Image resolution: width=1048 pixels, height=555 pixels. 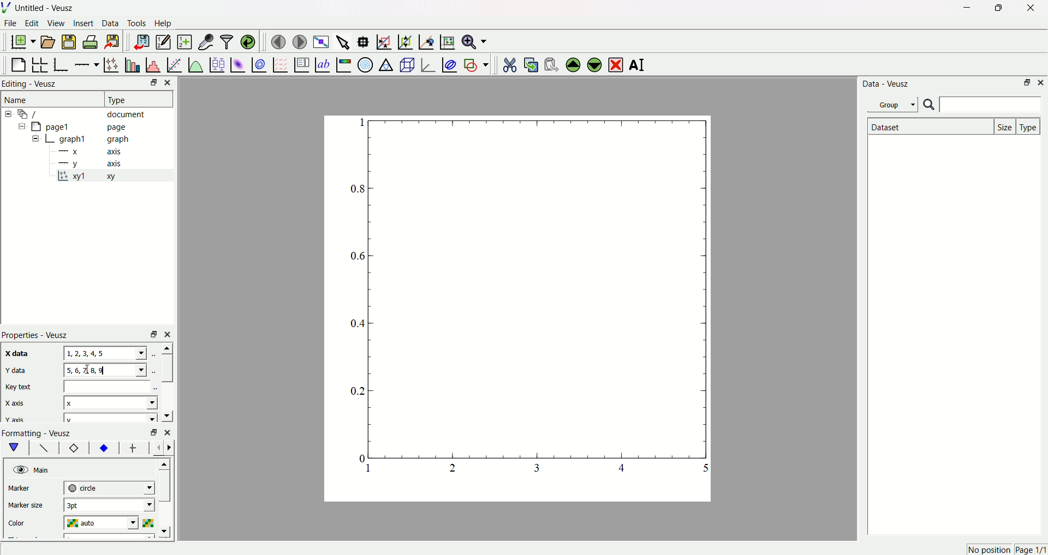 What do you see at coordinates (365, 63) in the screenshot?
I see `polar graphs` at bounding box center [365, 63].